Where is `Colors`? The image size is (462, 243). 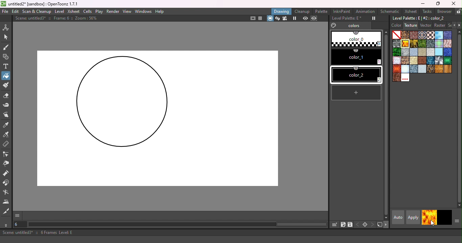
Colors is located at coordinates (350, 26).